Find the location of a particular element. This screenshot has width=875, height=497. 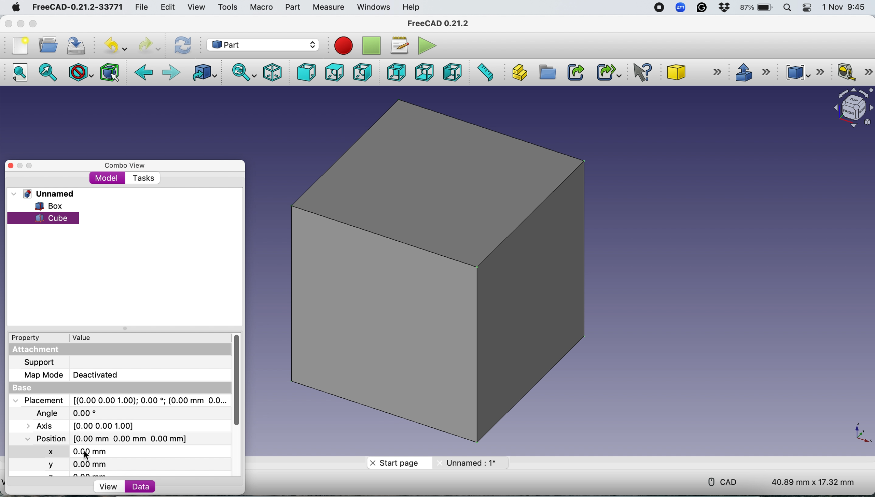

Control center is located at coordinates (808, 8).